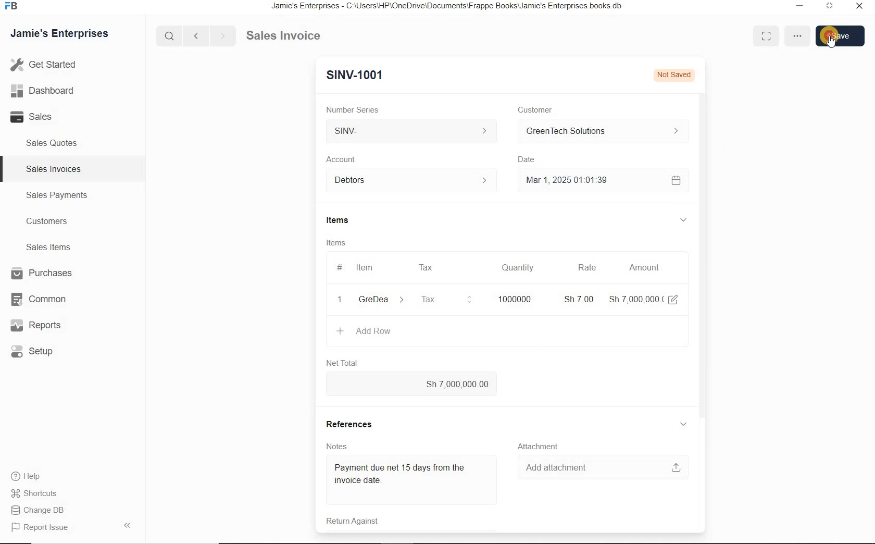  What do you see at coordinates (838, 35) in the screenshot?
I see `save` at bounding box center [838, 35].